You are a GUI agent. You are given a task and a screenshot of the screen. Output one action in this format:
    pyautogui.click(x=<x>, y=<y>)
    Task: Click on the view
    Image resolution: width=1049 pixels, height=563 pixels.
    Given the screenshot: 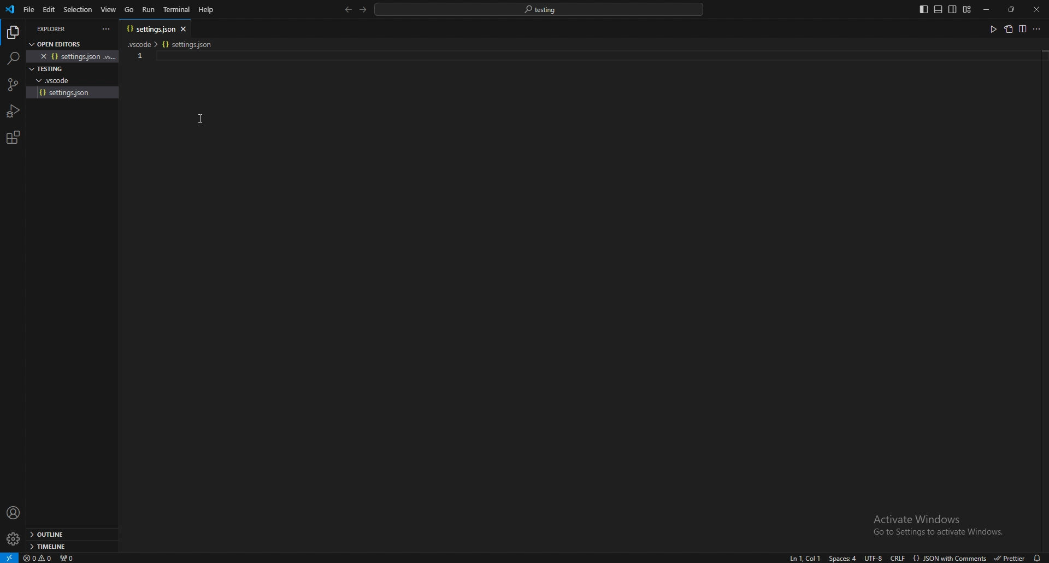 What is the action you would take?
    pyautogui.click(x=109, y=9)
    